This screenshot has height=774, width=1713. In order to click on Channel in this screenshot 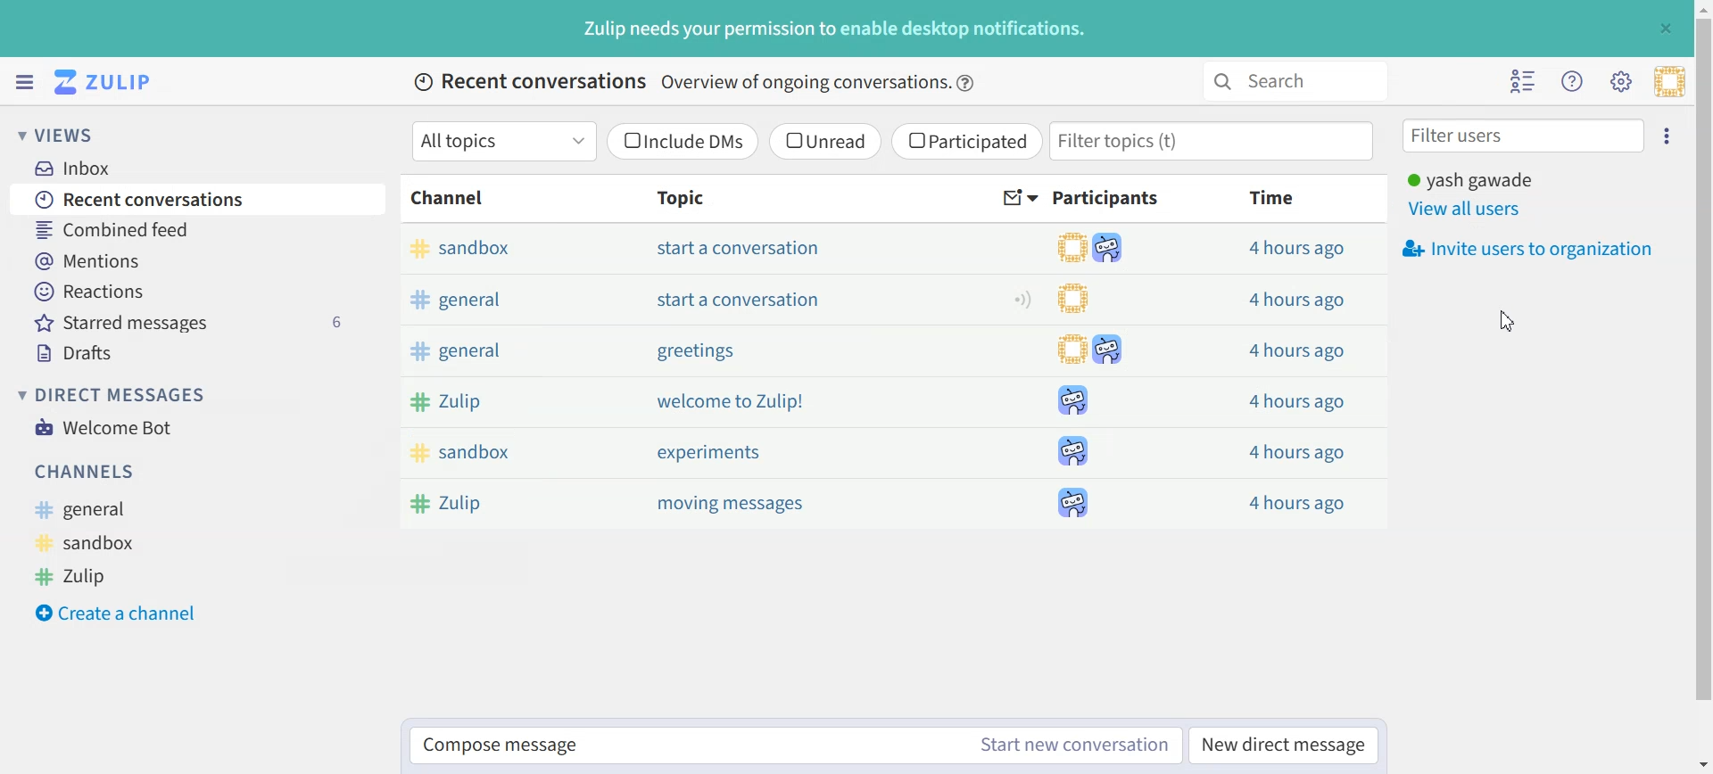, I will do `click(451, 198)`.